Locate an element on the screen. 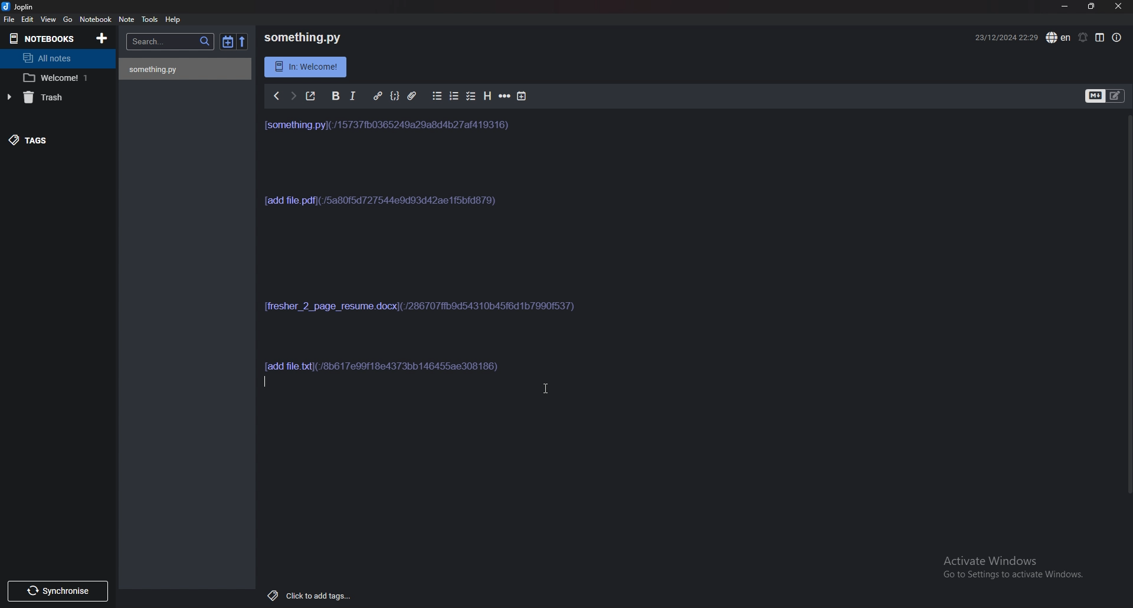  joplin logo is located at coordinates (7, 6).